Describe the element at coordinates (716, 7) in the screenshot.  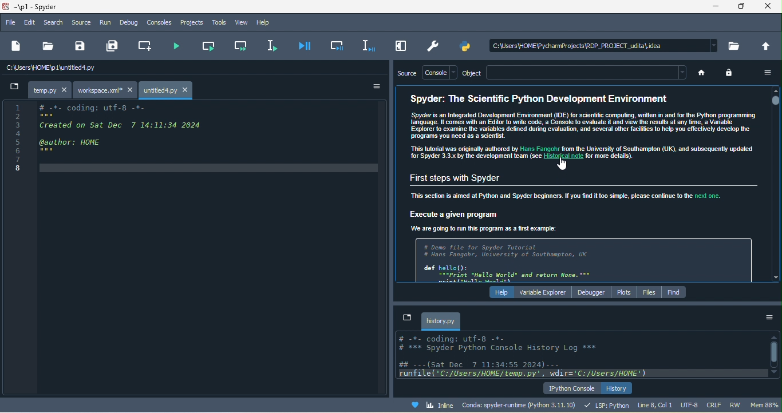
I see `minimize` at that location.